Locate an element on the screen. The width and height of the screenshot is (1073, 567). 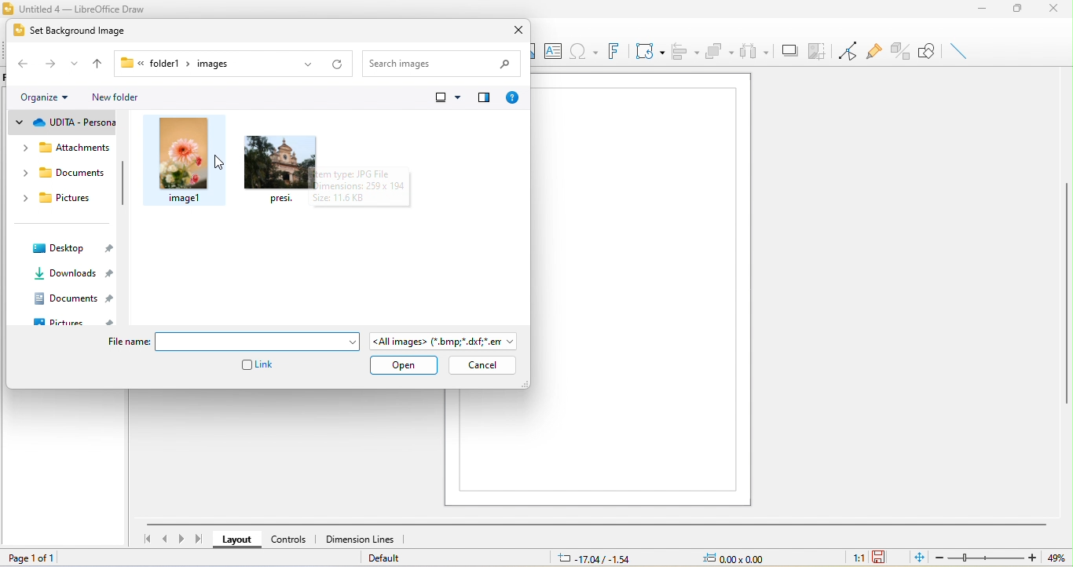
next page is located at coordinates (179, 540).